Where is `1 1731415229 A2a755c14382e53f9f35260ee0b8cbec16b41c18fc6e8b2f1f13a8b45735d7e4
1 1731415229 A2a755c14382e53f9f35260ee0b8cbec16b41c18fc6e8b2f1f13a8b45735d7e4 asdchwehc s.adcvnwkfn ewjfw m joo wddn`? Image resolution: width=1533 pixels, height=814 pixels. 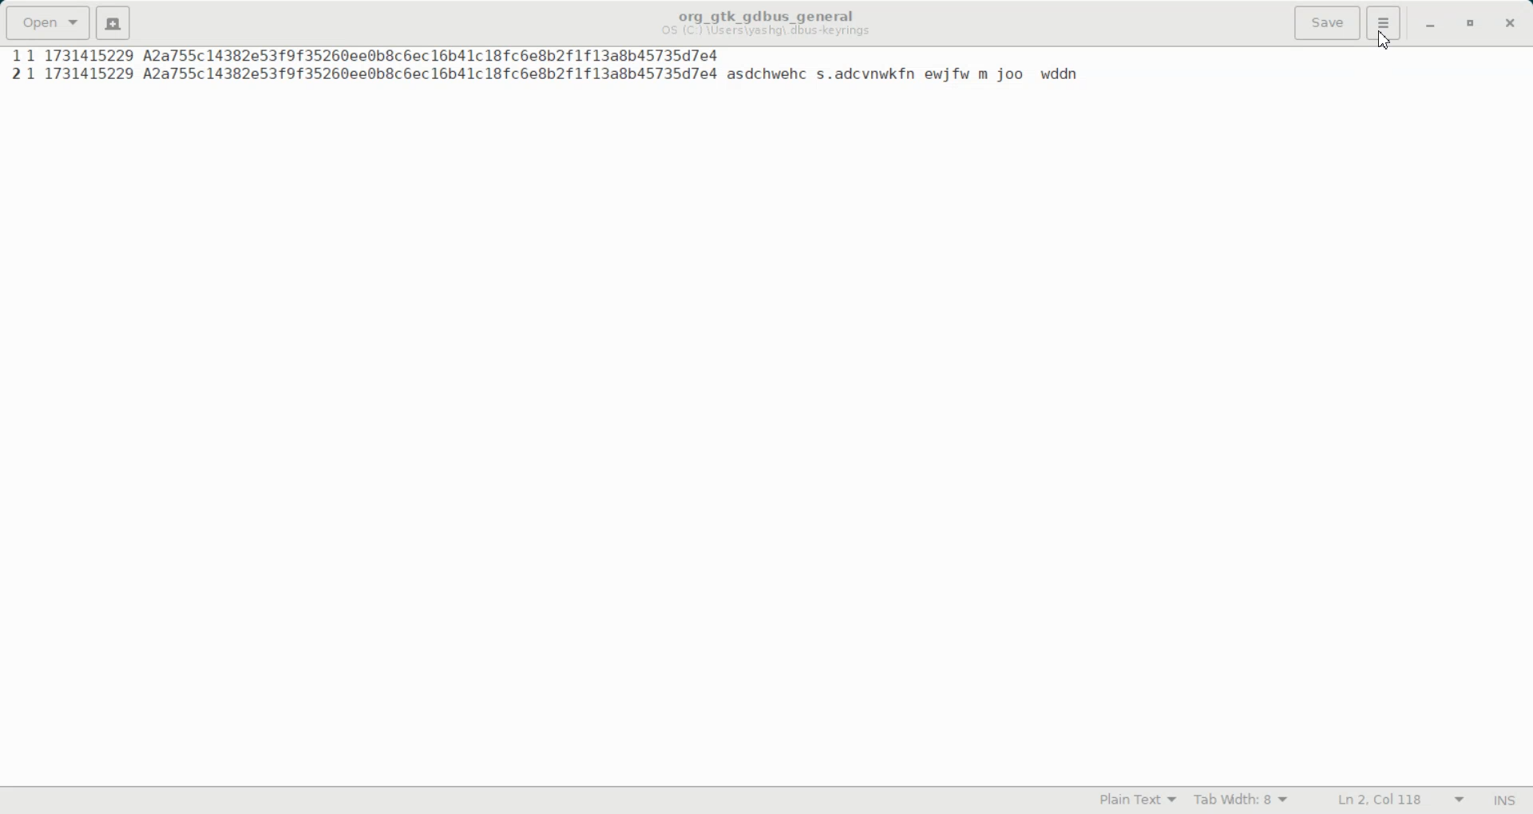
1 1731415229 A2a755c14382e53f9f35260ee0b8cbec16b41c18fc6e8b2f1f13a8b45735d7e4
1 1731415229 A2a755c14382e53f9f35260ee0b8cbec16b41c18fc6e8b2f1f13a8b45735d7e4 asdchwehc s.adcvnwkfn ewjfw m joo wddn is located at coordinates (555, 68).